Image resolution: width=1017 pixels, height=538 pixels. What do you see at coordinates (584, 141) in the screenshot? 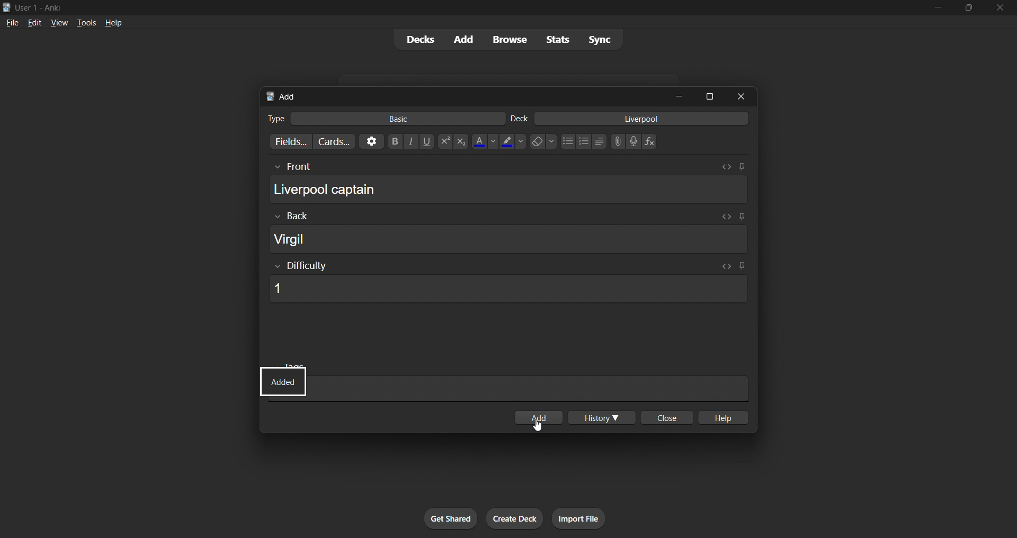
I see `Ordered list` at bounding box center [584, 141].